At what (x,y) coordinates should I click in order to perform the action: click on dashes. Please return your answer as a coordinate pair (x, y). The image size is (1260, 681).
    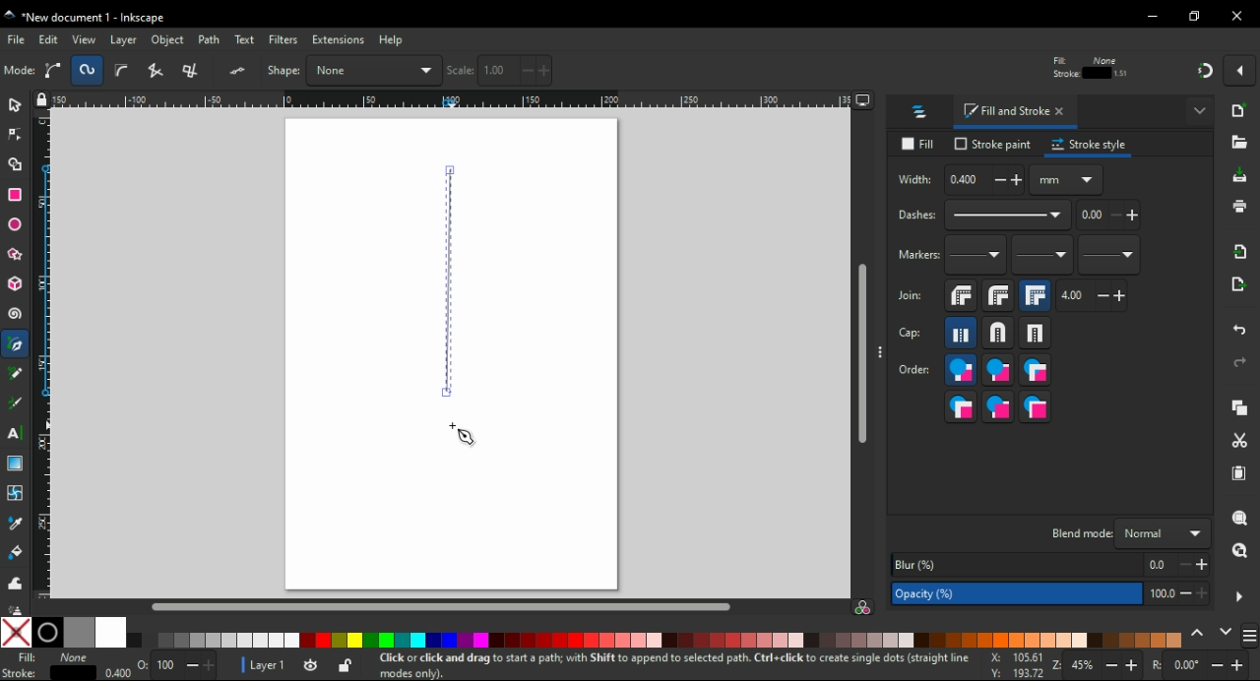
    Looking at the image, I should click on (982, 216).